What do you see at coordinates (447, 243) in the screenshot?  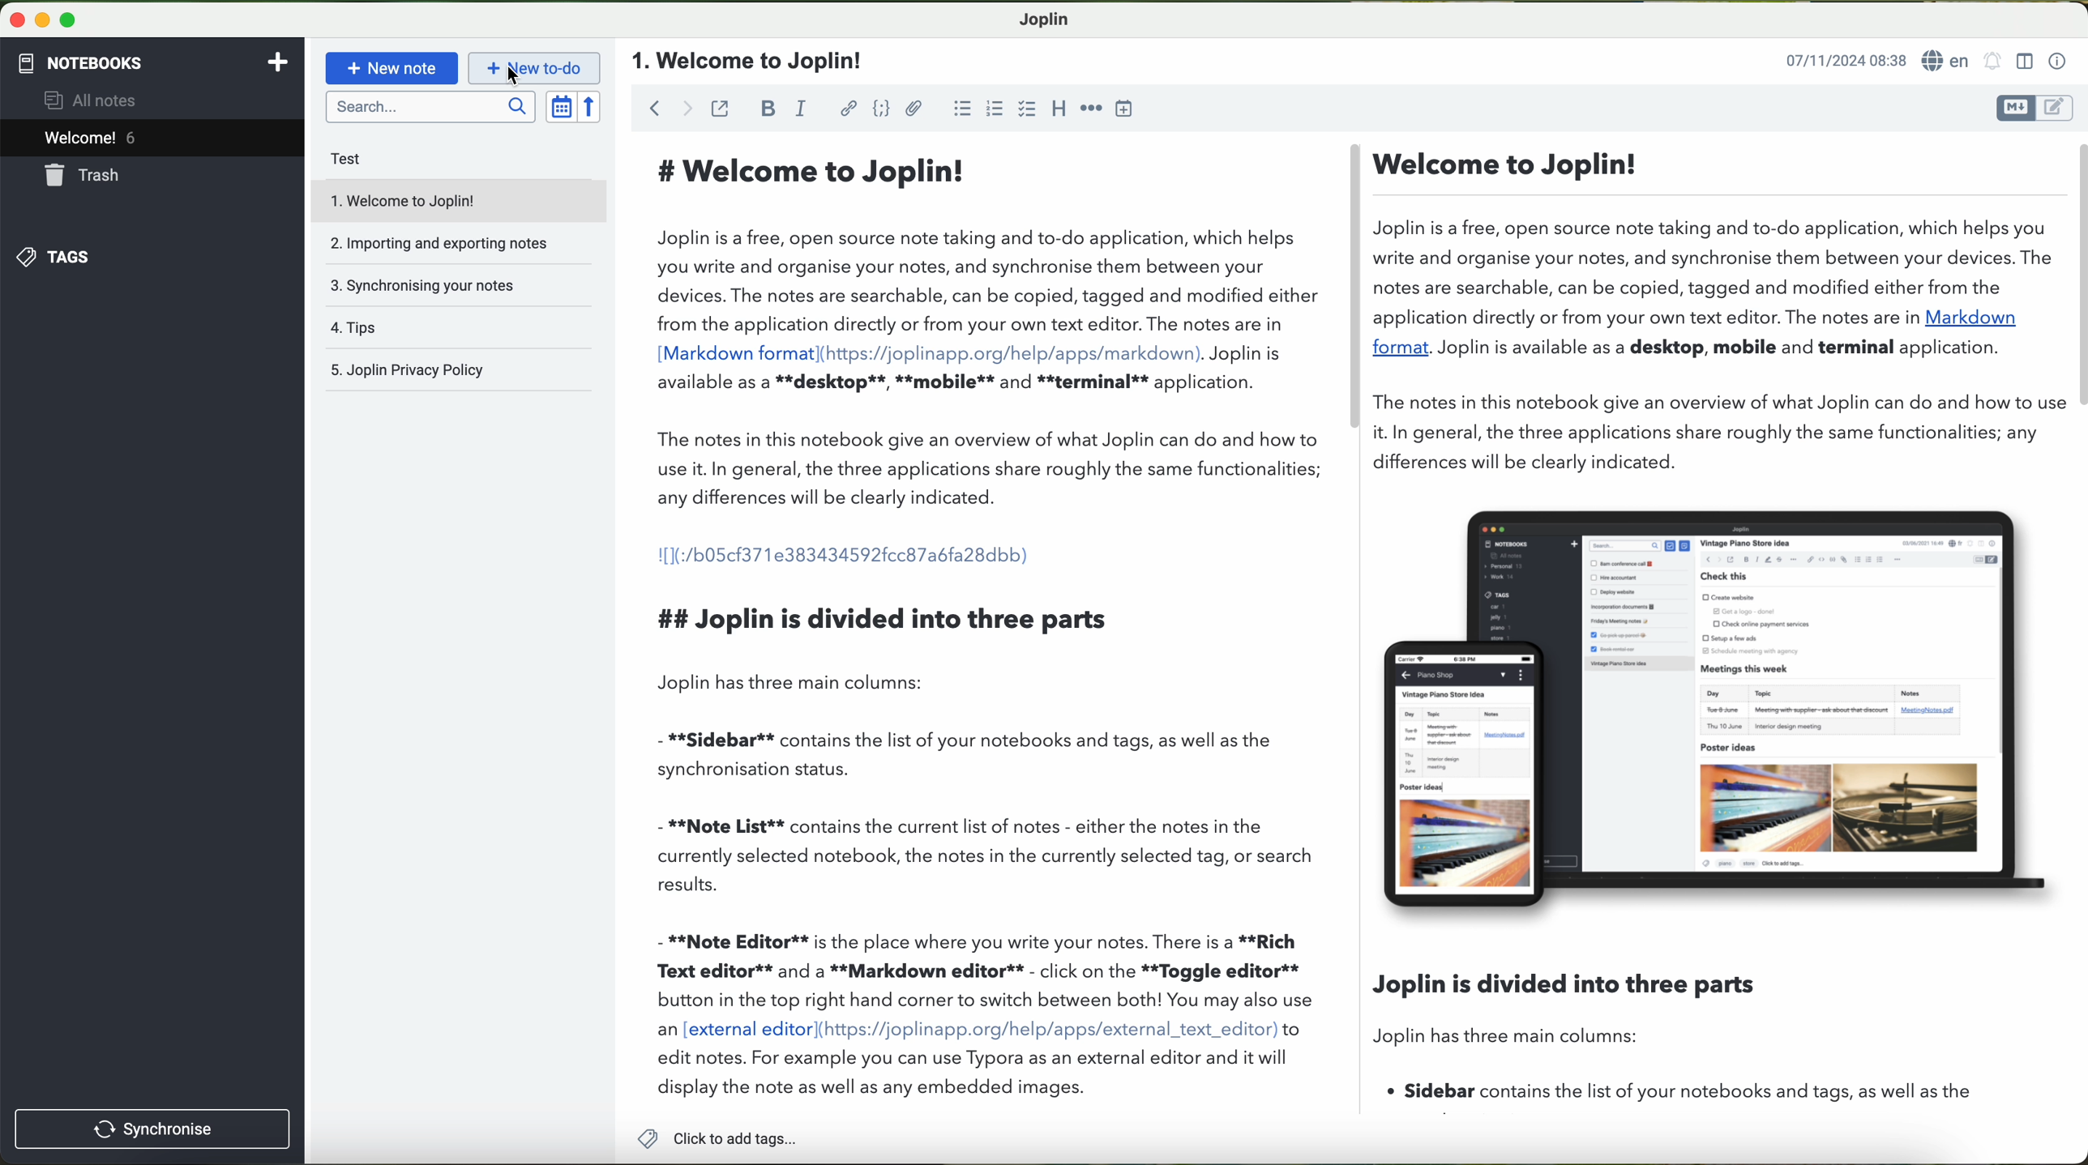 I see `importing and exporting notes` at bounding box center [447, 243].